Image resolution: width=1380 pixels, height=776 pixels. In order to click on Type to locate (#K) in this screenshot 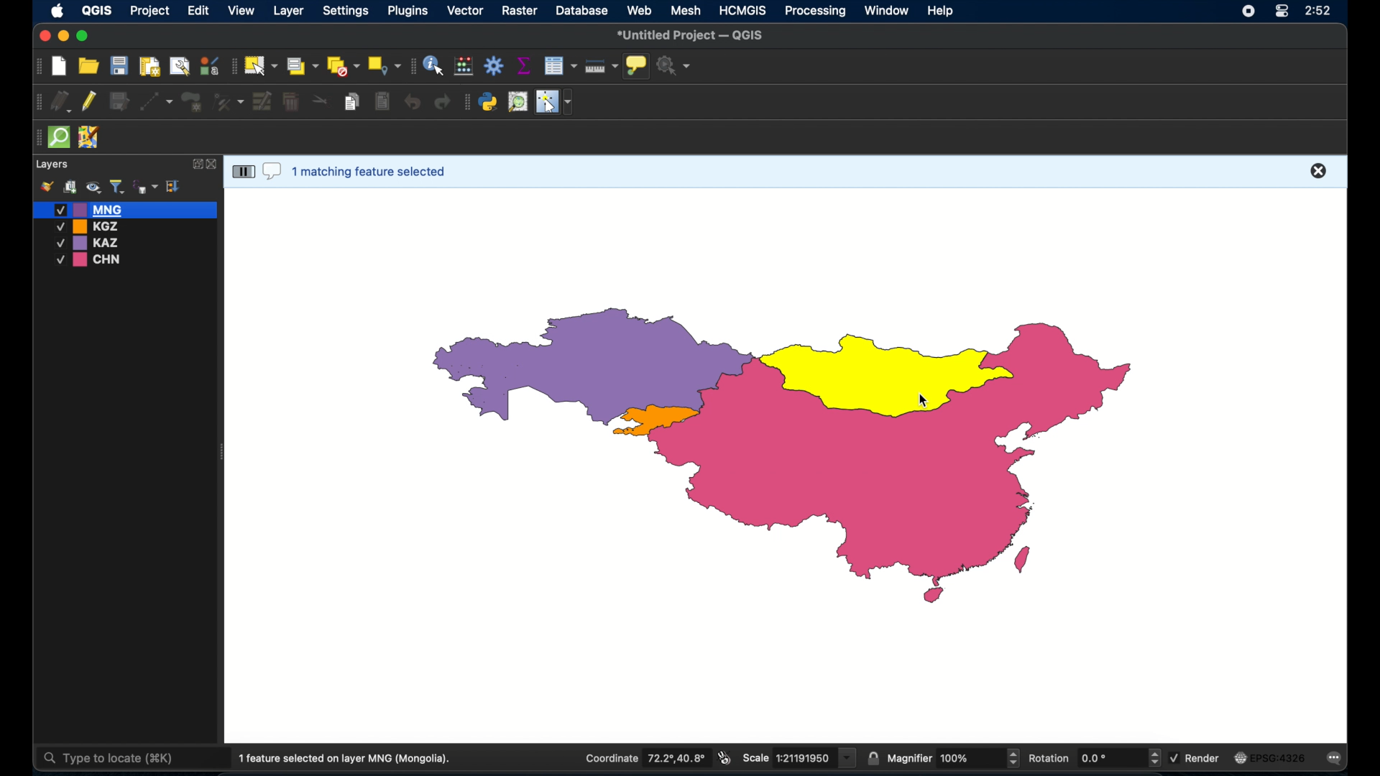, I will do `click(120, 759)`.